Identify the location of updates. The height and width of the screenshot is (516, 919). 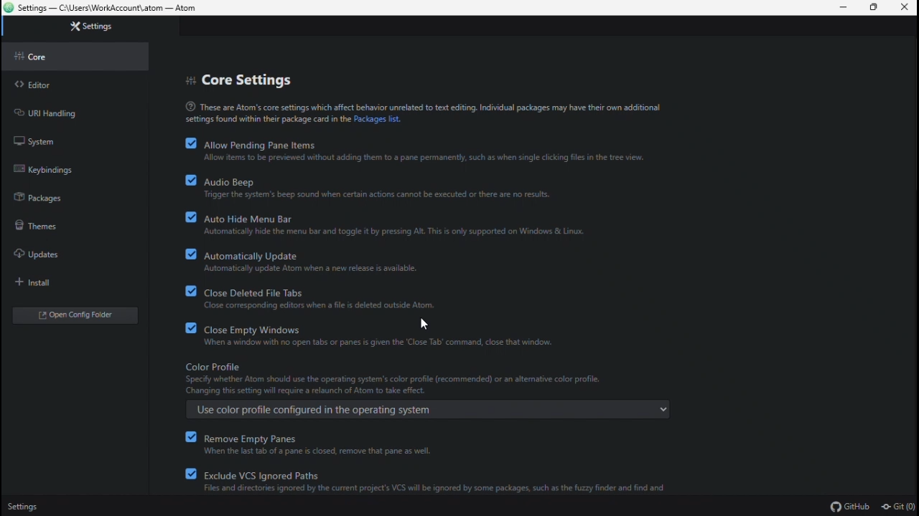
(67, 256).